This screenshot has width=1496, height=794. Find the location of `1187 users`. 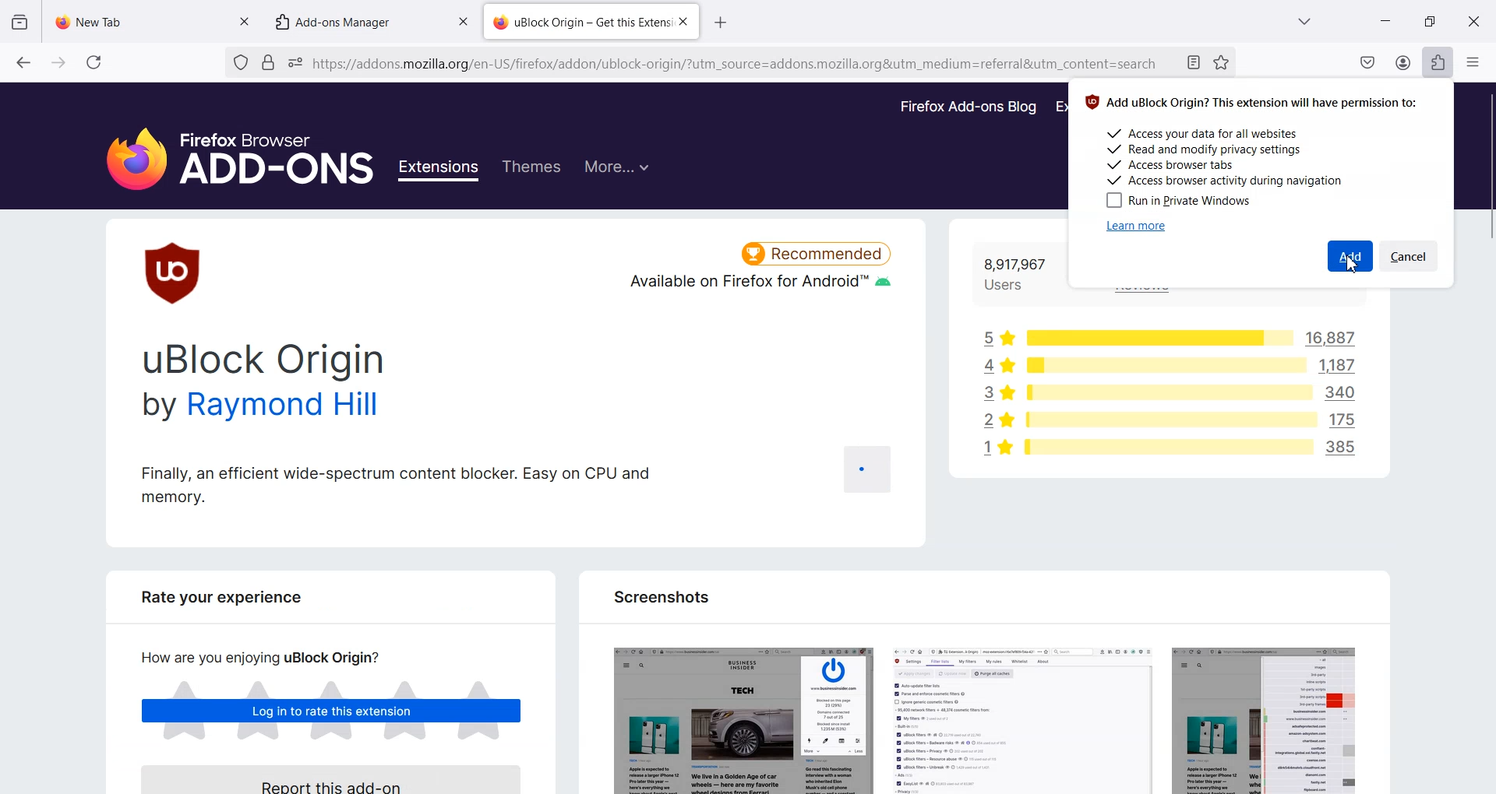

1187 users is located at coordinates (1343, 366).